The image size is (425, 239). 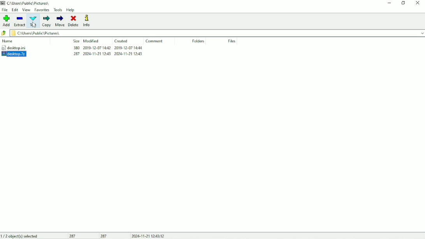 What do you see at coordinates (5, 10) in the screenshot?
I see `File` at bounding box center [5, 10].